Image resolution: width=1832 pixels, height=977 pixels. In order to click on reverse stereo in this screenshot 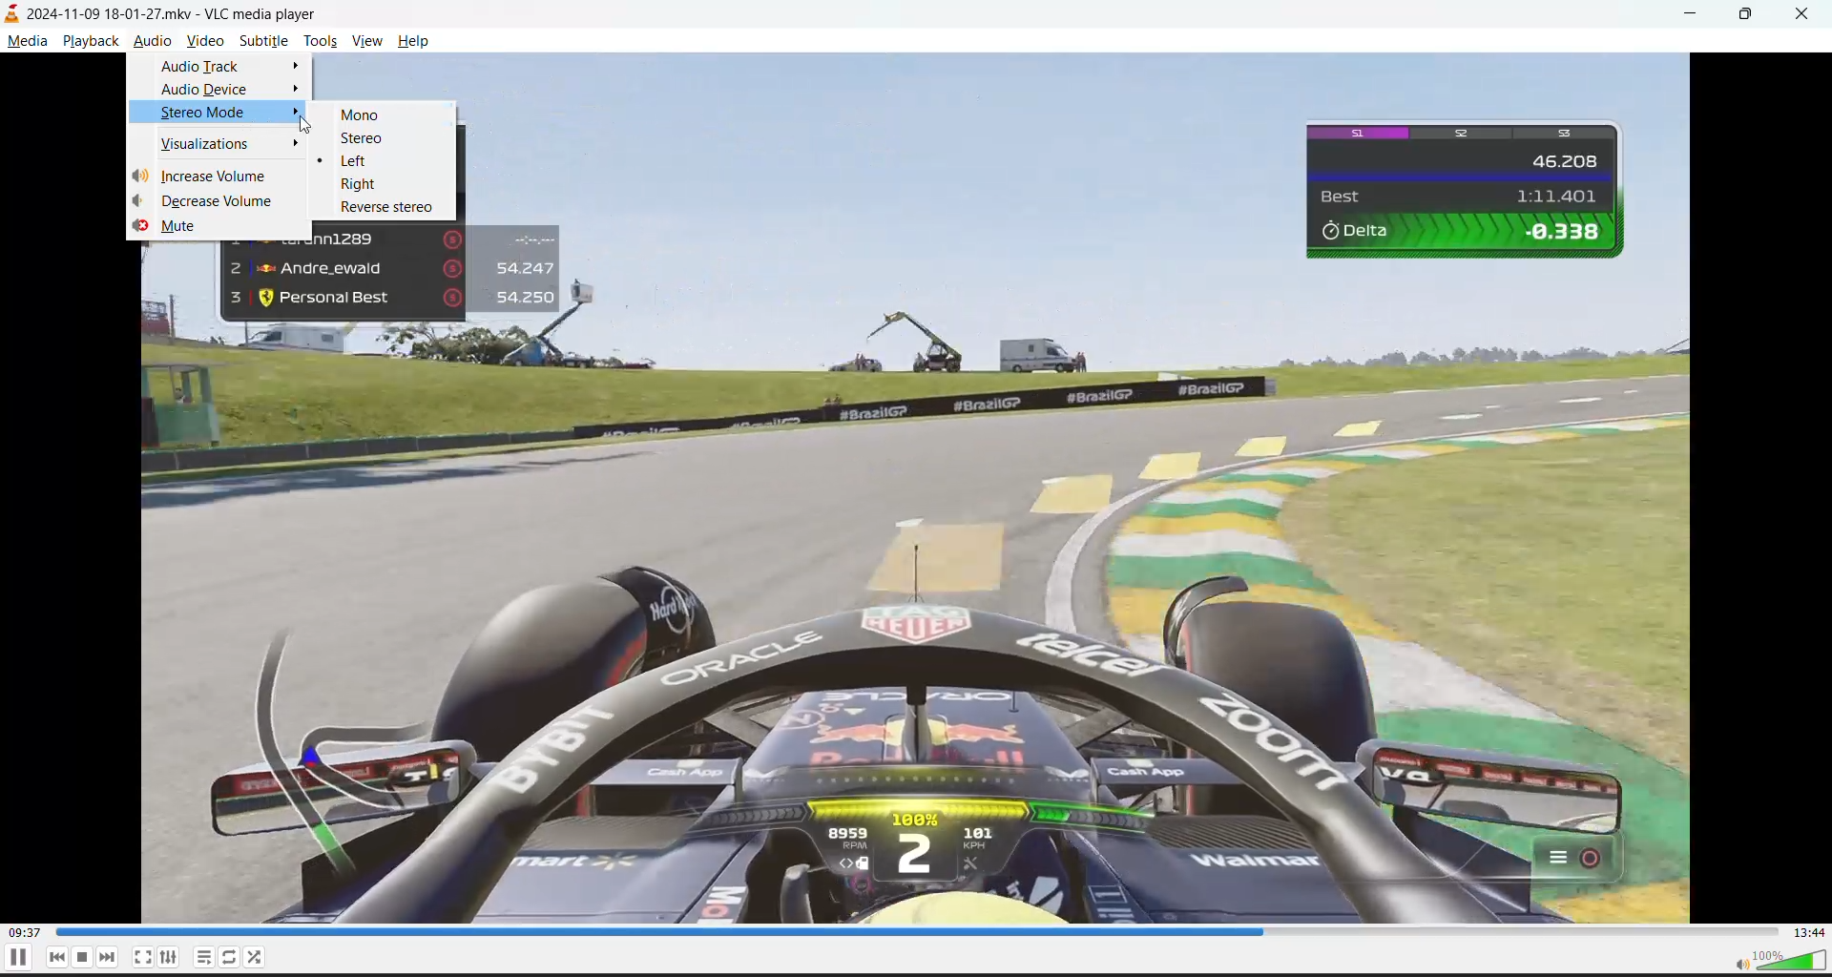, I will do `click(389, 210)`.